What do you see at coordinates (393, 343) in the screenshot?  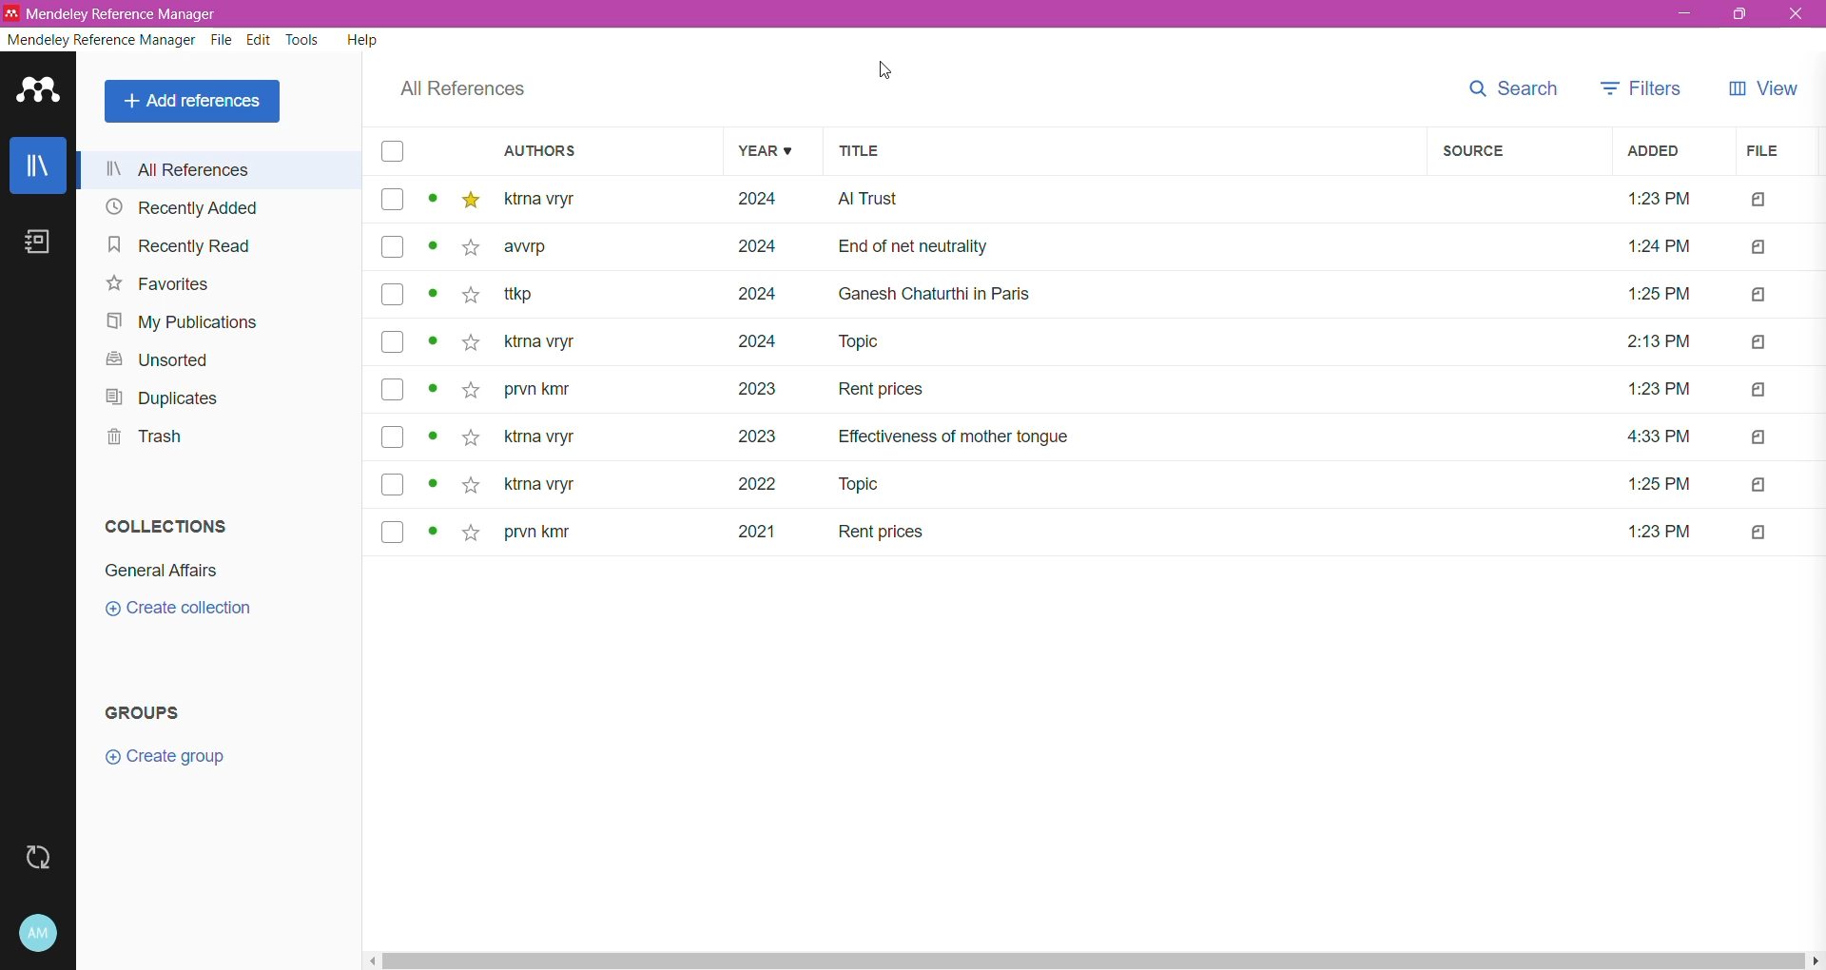 I see `select` at bounding box center [393, 343].